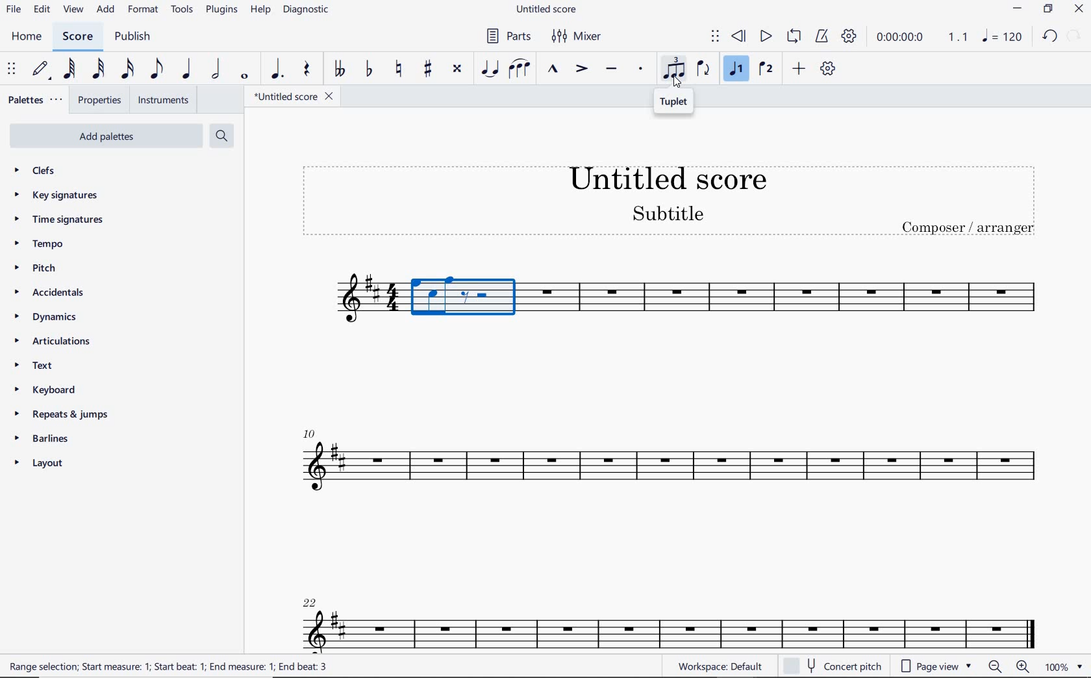 The height and width of the screenshot is (678, 1091). Describe the element at coordinates (56, 367) in the screenshot. I see `TEXT` at that location.